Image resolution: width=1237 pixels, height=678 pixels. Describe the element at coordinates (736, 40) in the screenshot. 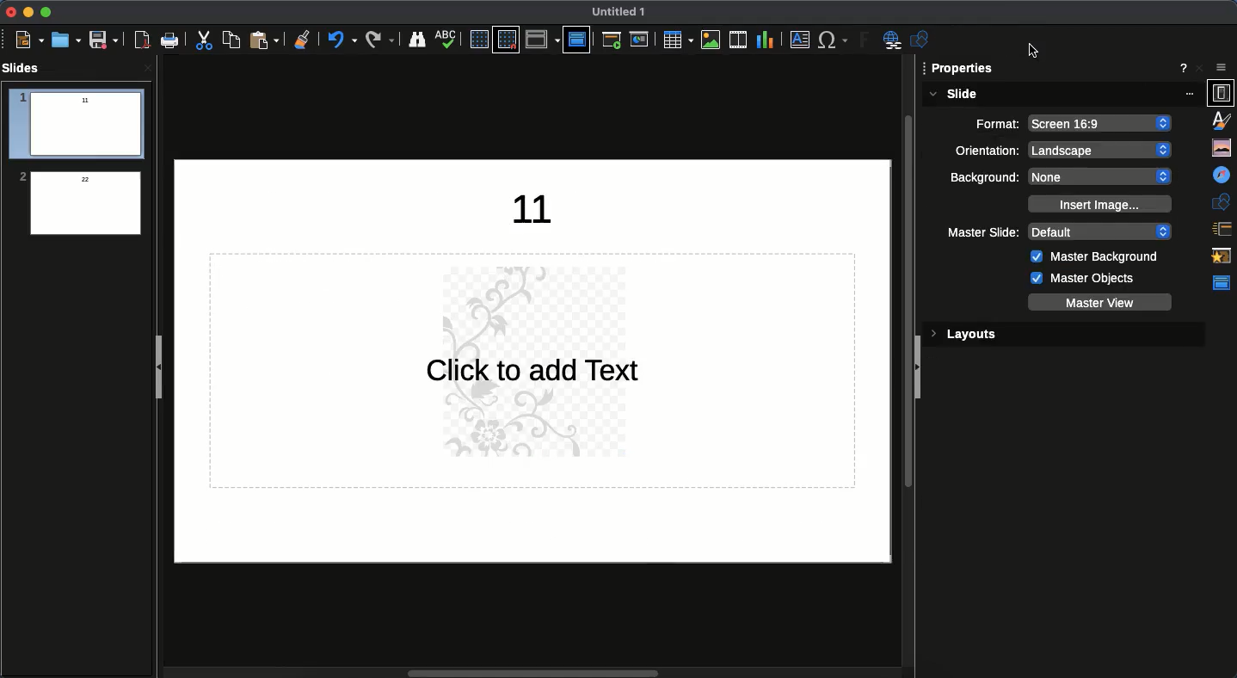

I see `Video audio` at that location.